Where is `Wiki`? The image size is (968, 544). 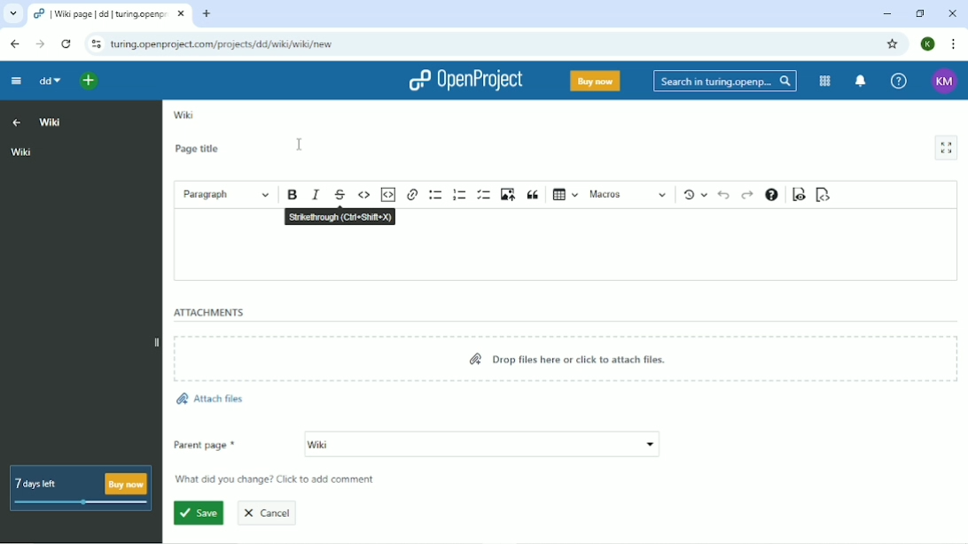
Wiki is located at coordinates (82, 150).